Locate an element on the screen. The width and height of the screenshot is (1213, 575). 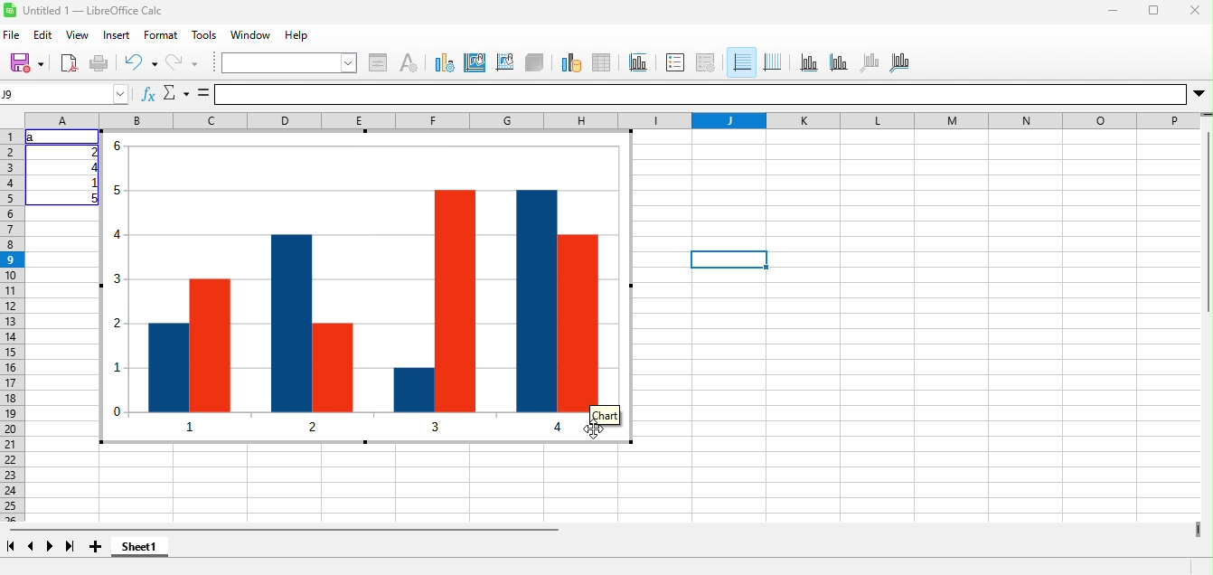
export directly as pdf is located at coordinates (70, 64).